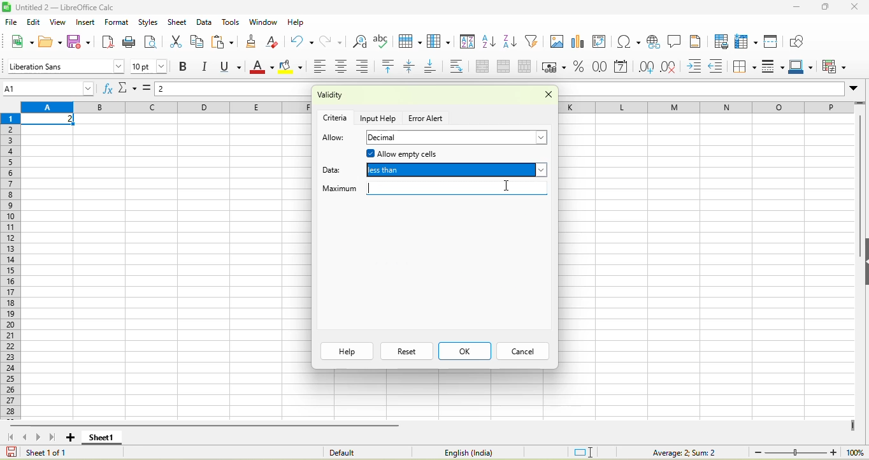 This screenshot has height=460, width=869. What do you see at coordinates (335, 41) in the screenshot?
I see `redo` at bounding box center [335, 41].